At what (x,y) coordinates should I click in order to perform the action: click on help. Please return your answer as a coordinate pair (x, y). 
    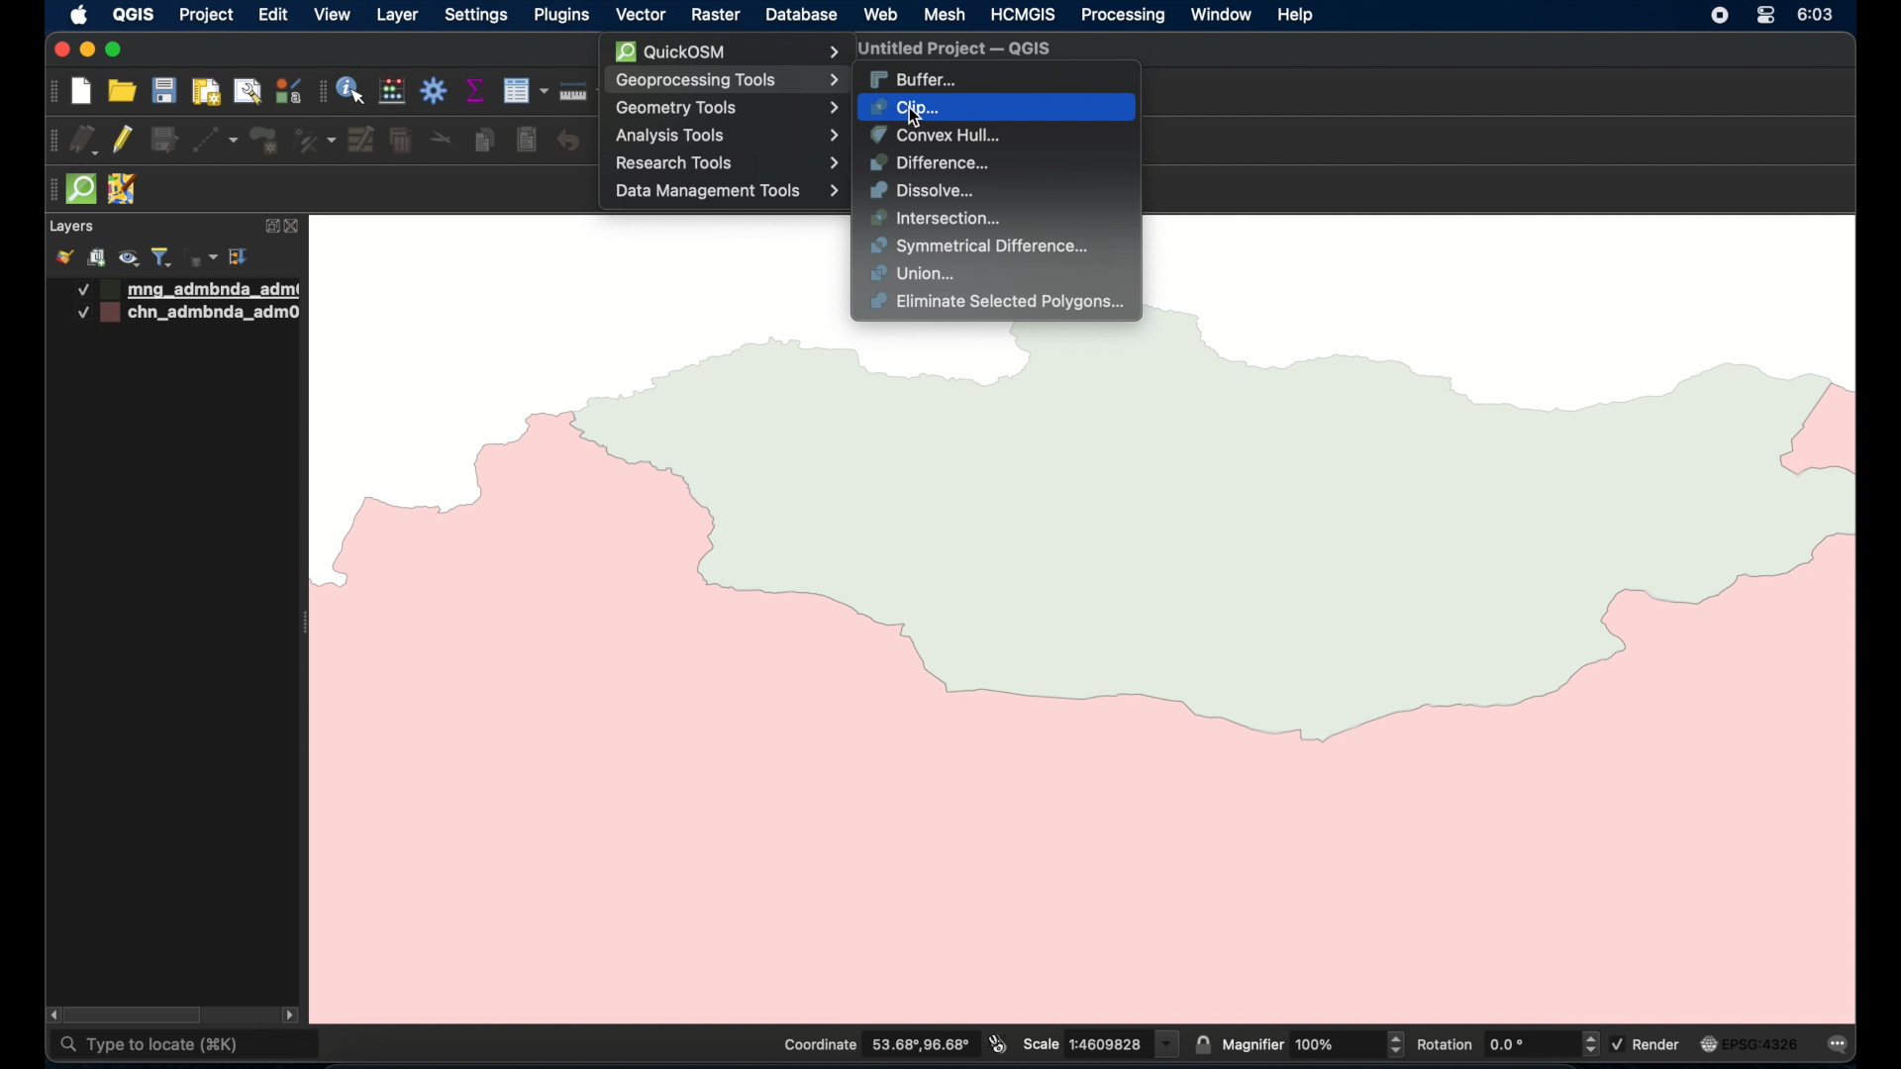
    Looking at the image, I should click on (1297, 16).